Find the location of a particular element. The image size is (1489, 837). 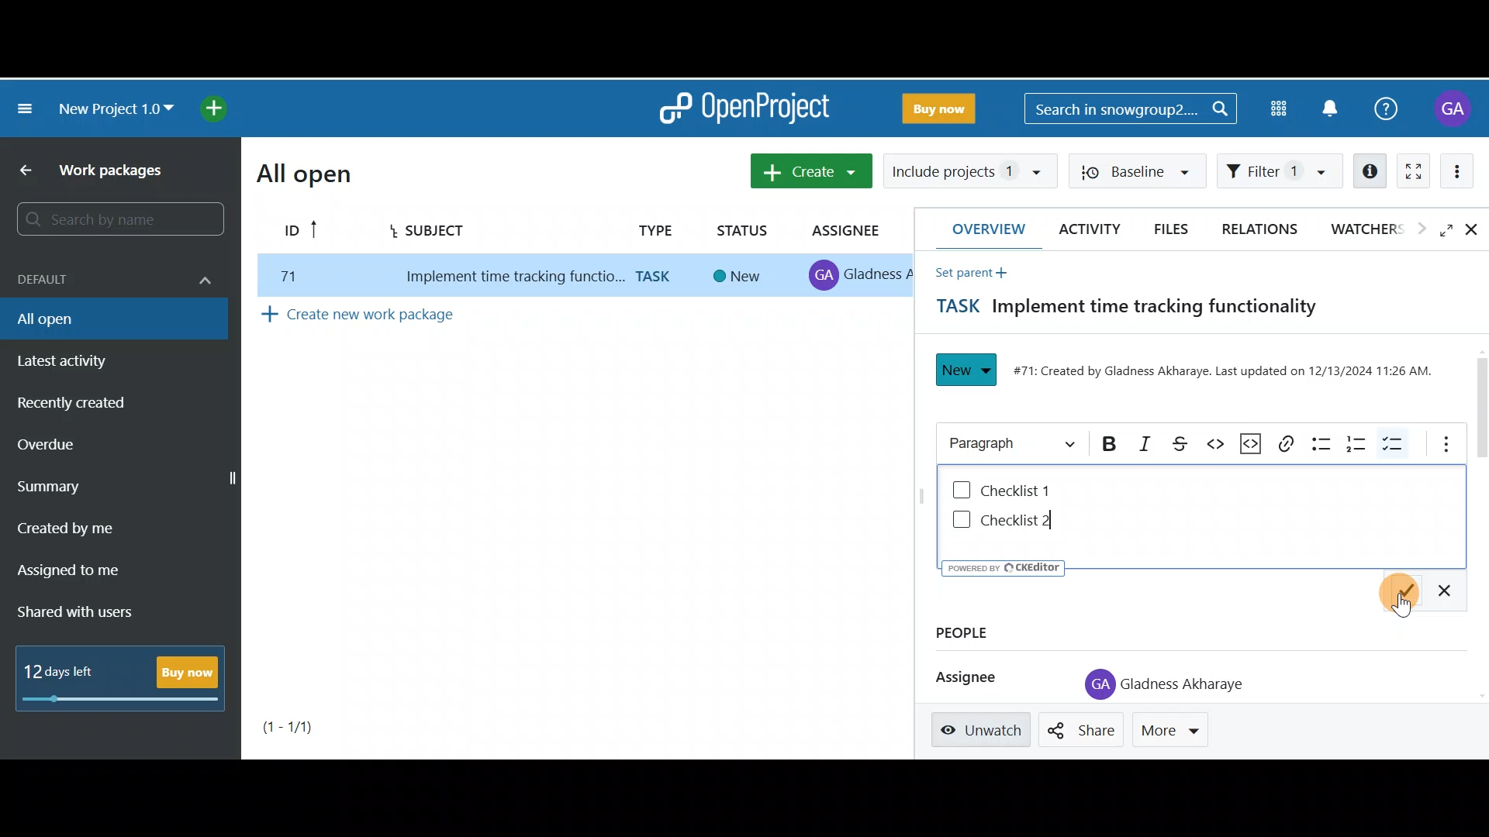

Summary is located at coordinates (64, 485).